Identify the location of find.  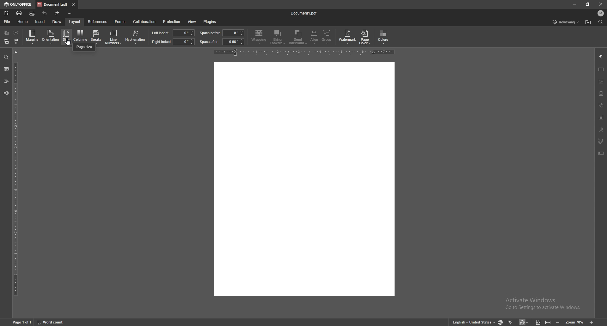
(6, 57).